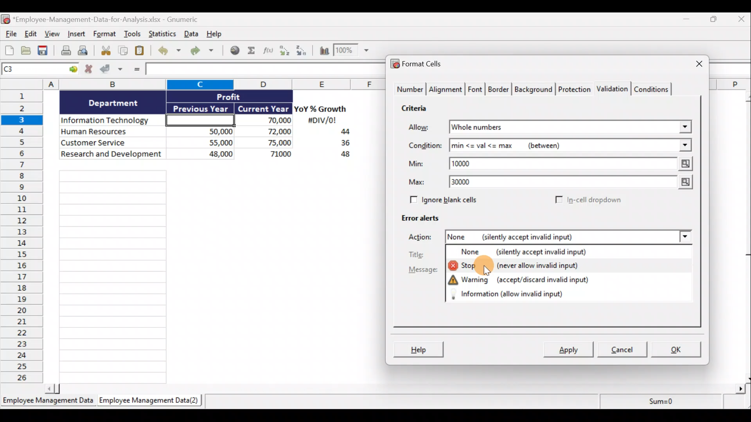  I want to click on Employee Management Data, so click(47, 402).